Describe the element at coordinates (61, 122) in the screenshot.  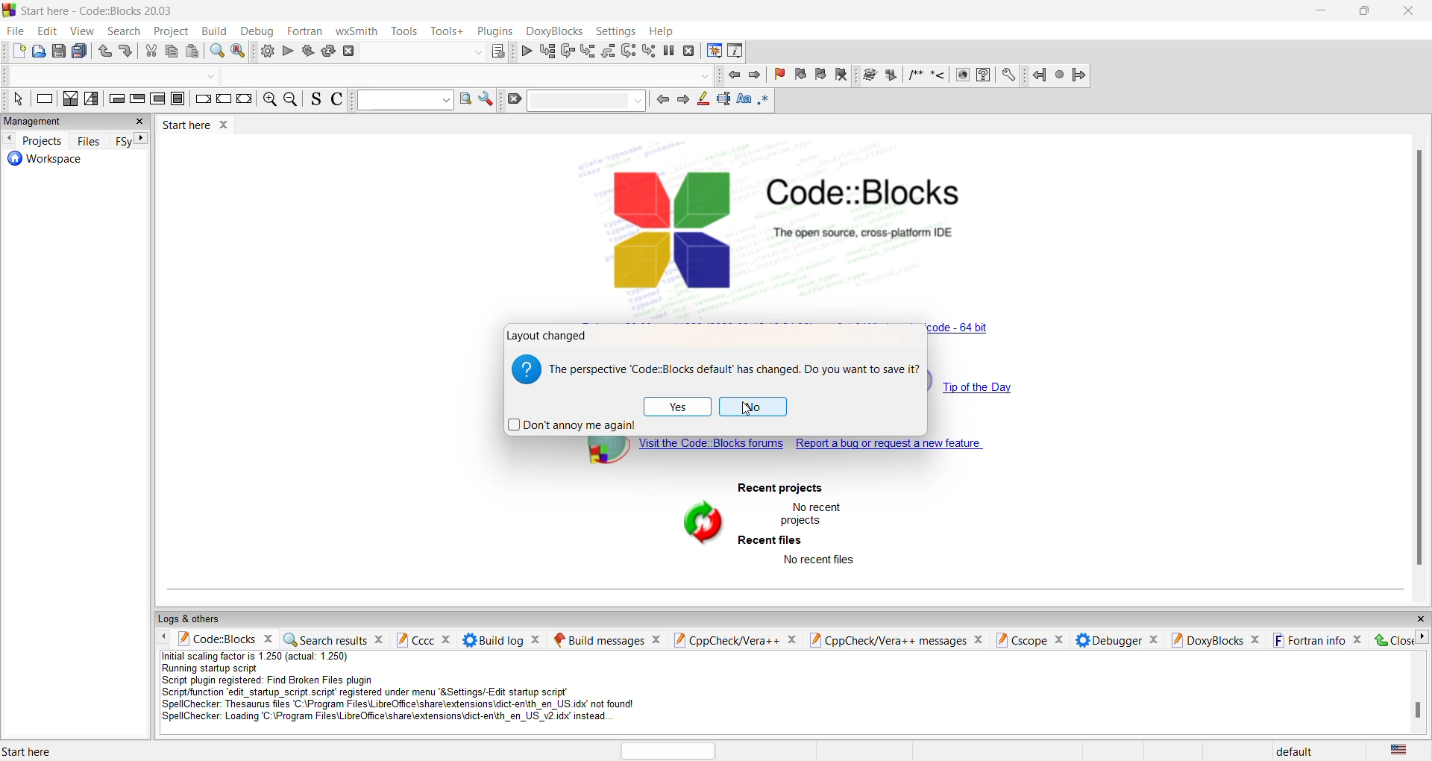
I see `management pane` at that location.